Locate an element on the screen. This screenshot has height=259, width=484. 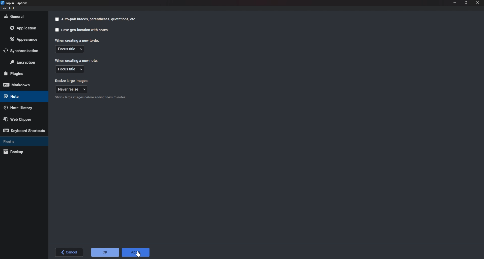
o K is located at coordinates (105, 252).